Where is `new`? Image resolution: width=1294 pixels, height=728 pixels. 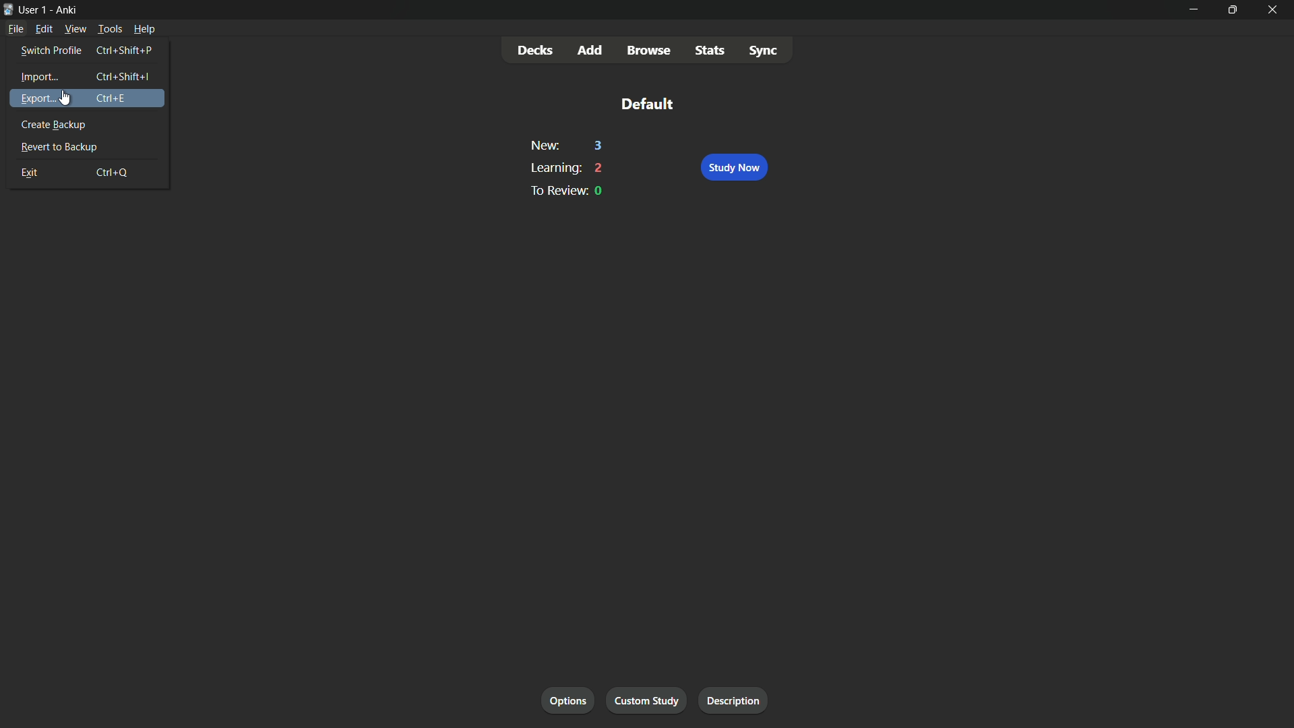 new is located at coordinates (544, 146).